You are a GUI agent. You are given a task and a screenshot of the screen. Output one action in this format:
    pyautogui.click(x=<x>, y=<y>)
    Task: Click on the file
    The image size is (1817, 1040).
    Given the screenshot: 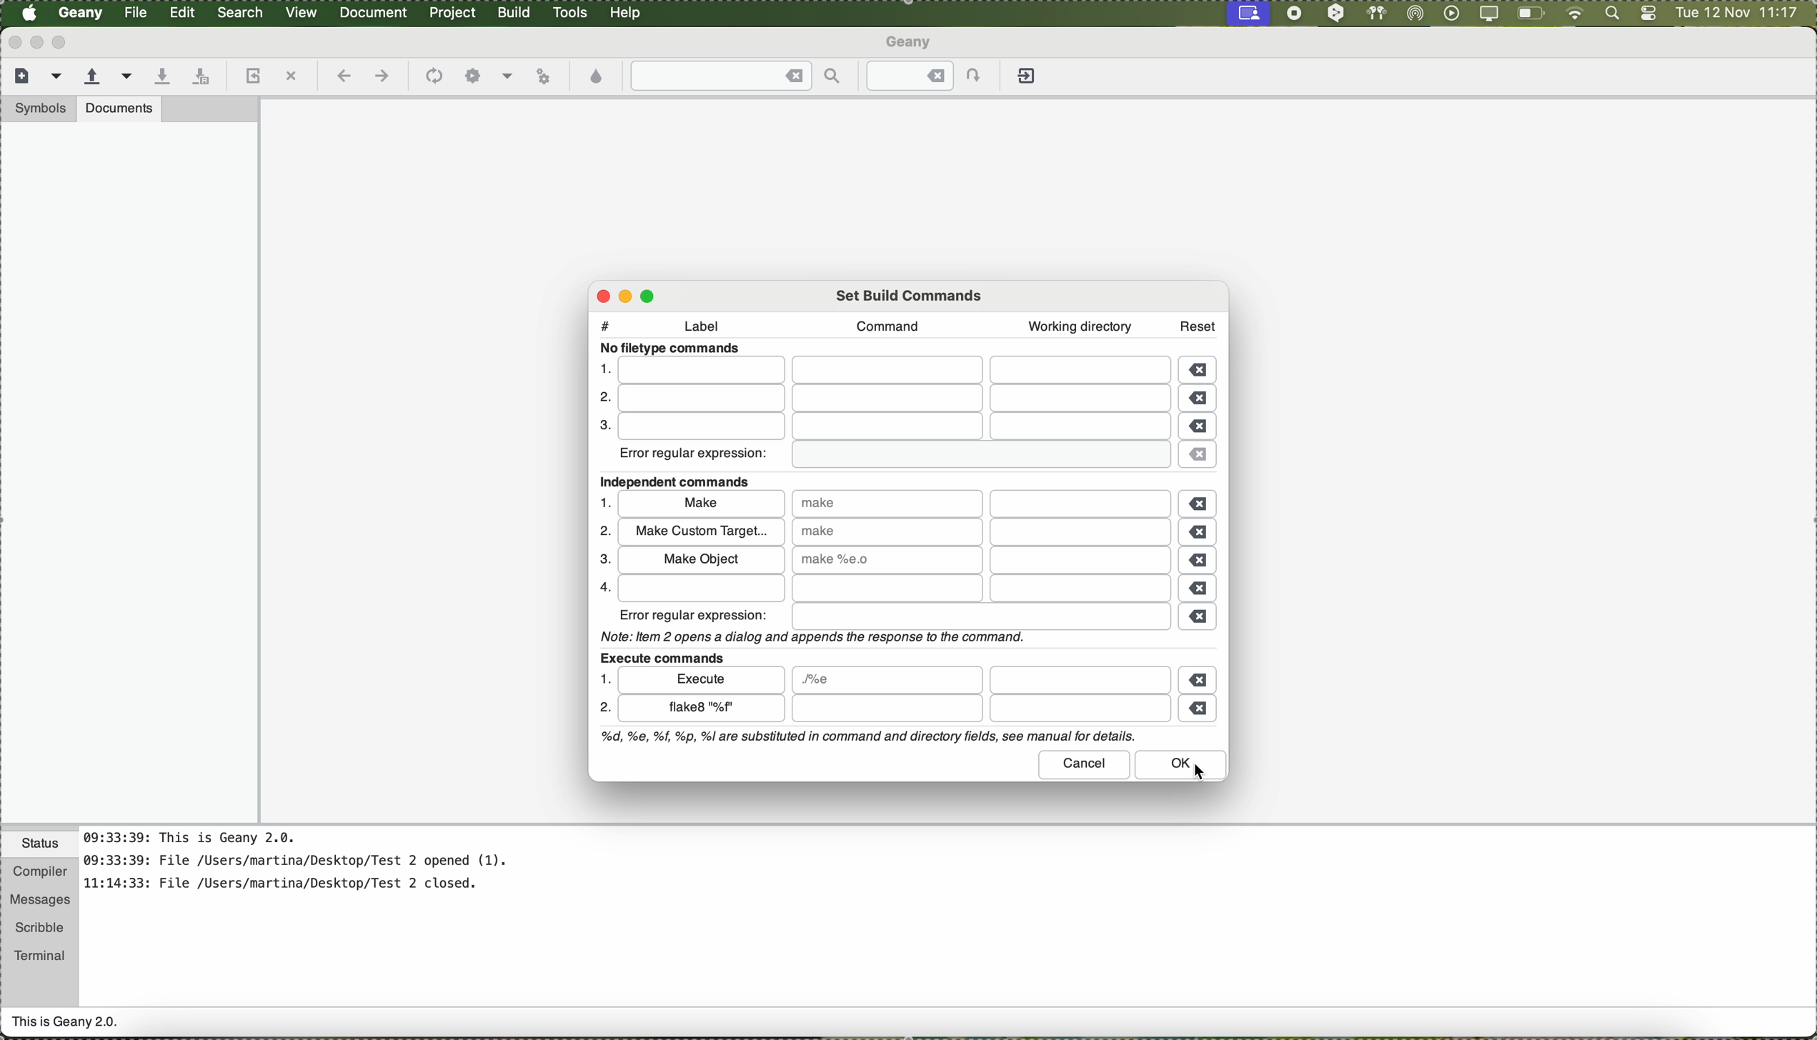 What is the action you would take?
    pyautogui.click(x=892, y=400)
    